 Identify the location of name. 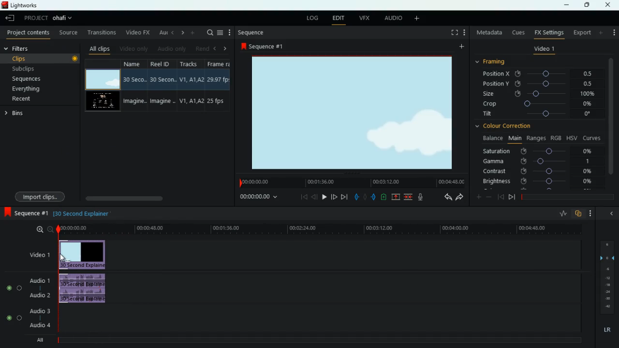
(133, 86).